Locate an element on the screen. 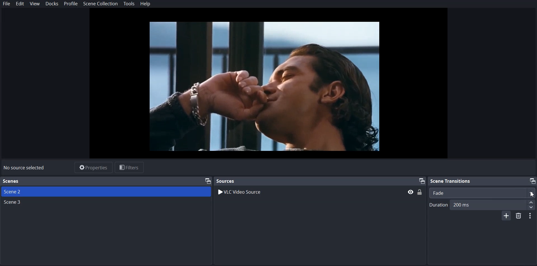 The height and width of the screenshot is (266, 537). File is located at coordinates (6, 3).